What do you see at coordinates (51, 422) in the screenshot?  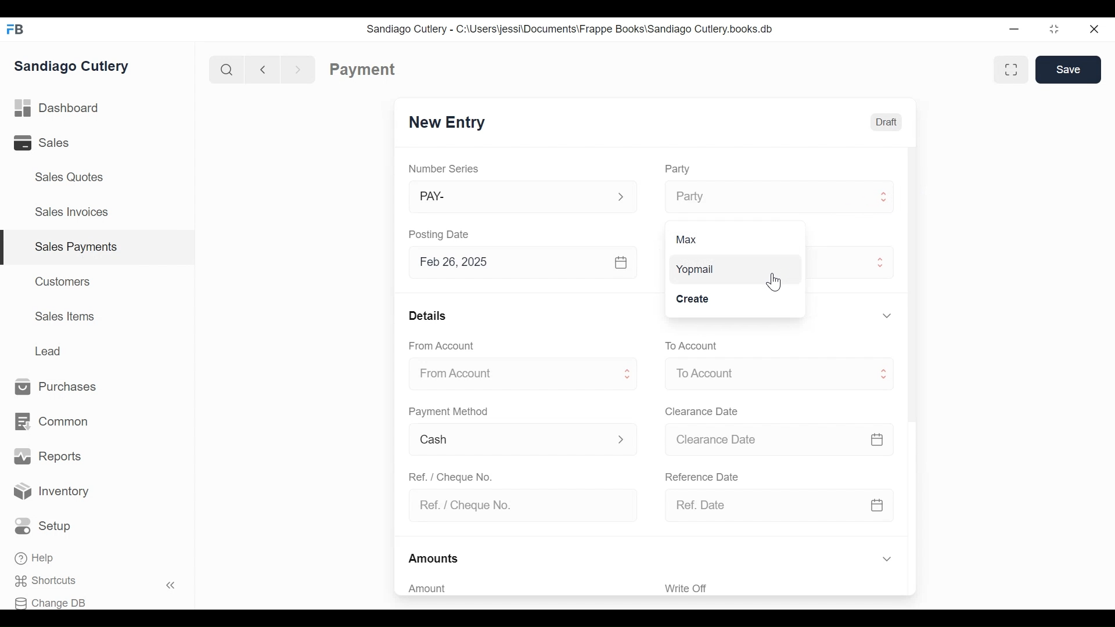 I see `Common` at bounding box center [51, 422].